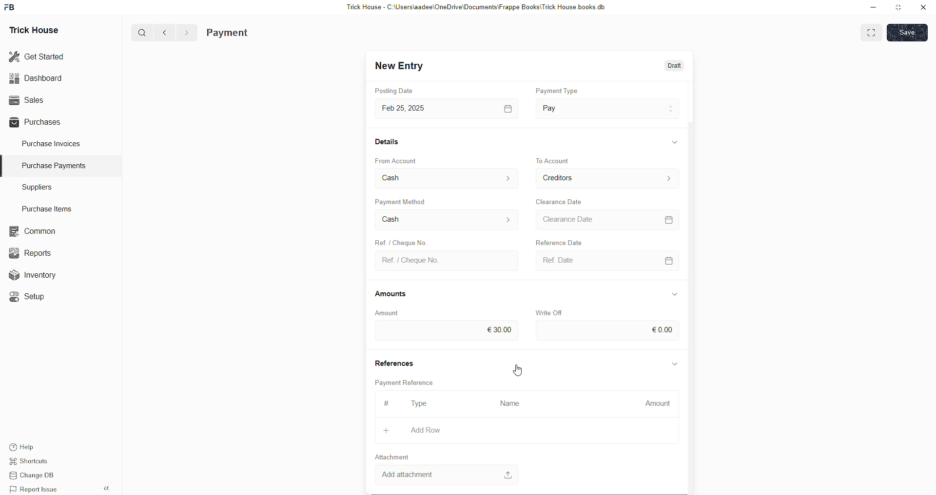  What do you see at coordinates (397, 177) in the screenshot?
I see `Cash` at bounding box center [397, 177].